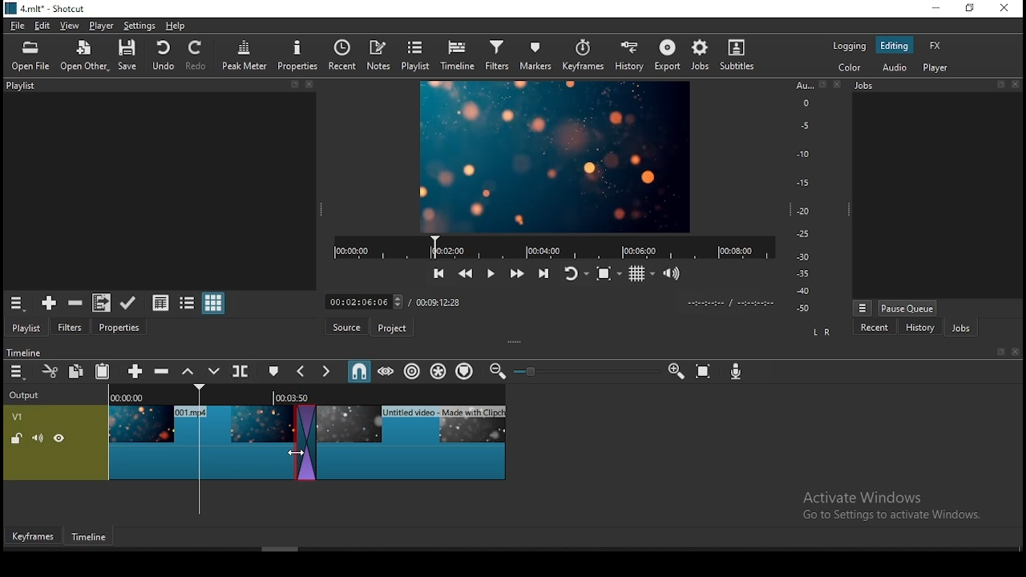 This screenshot has width=1026, height=577. What do you see at coordinates (438, 272) in the screenshot?
I see `skip to the previous point` at bounding box center [438, 272].